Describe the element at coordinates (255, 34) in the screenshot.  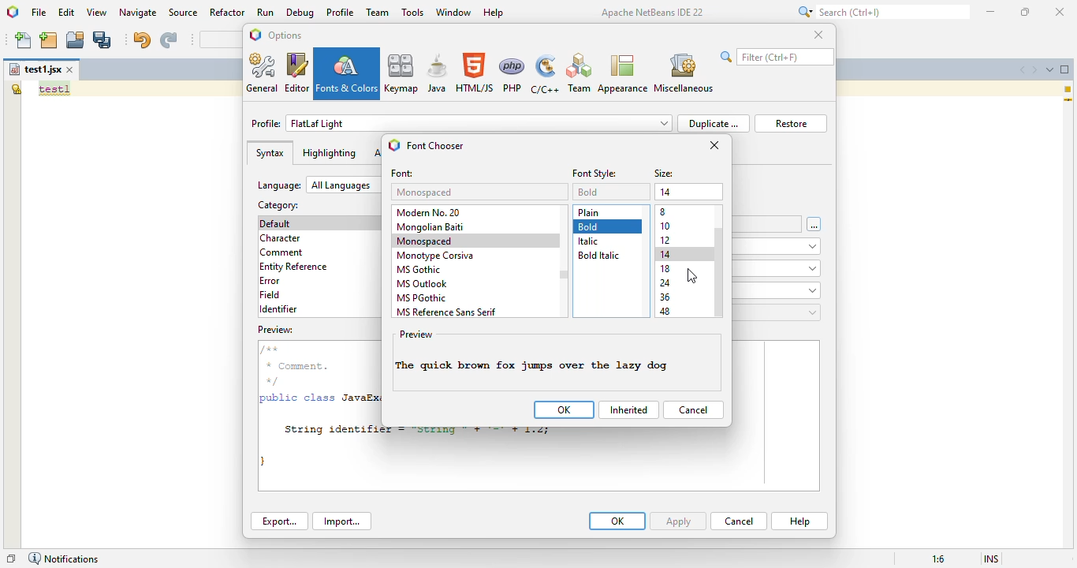
I see `logo` at that location.